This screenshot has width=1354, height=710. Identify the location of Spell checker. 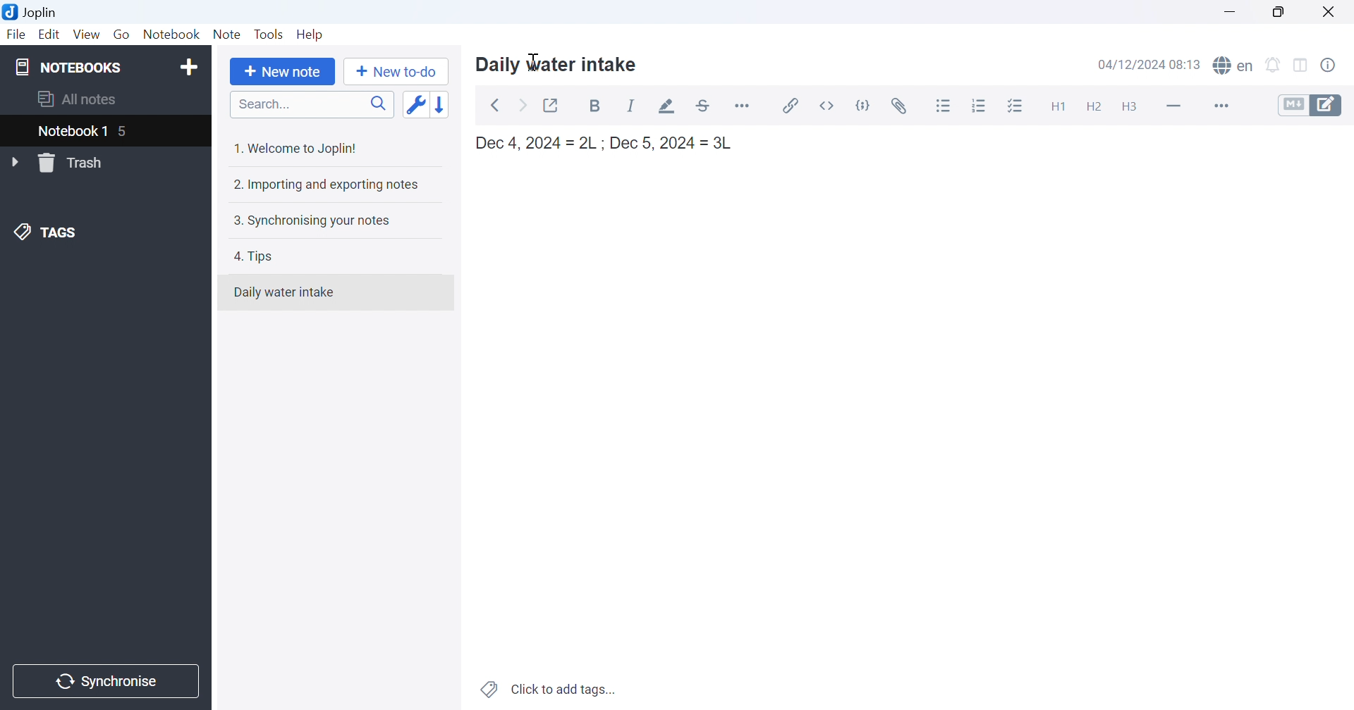
(1235, 66).